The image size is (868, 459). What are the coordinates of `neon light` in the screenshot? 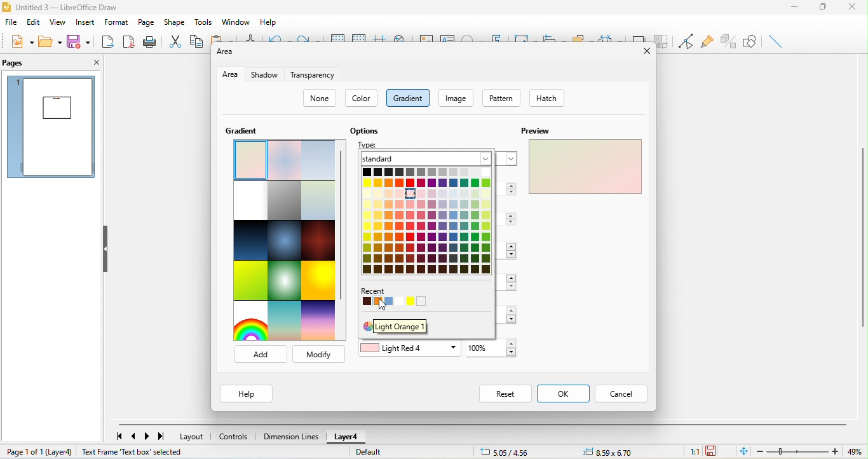 It's located at (284, 280).